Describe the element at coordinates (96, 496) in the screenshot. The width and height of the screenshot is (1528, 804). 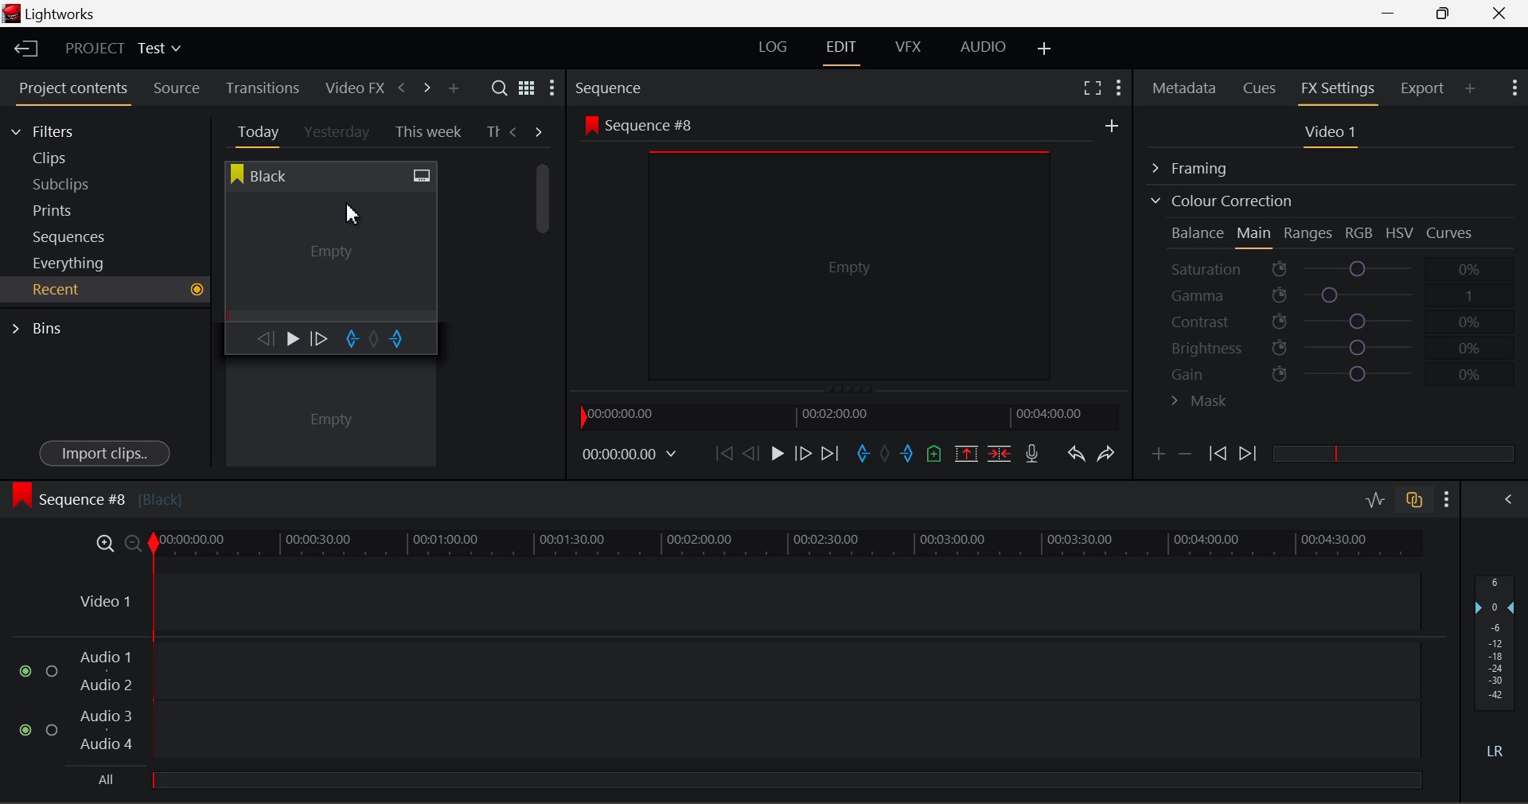
I see `Sequence #8` at that location.